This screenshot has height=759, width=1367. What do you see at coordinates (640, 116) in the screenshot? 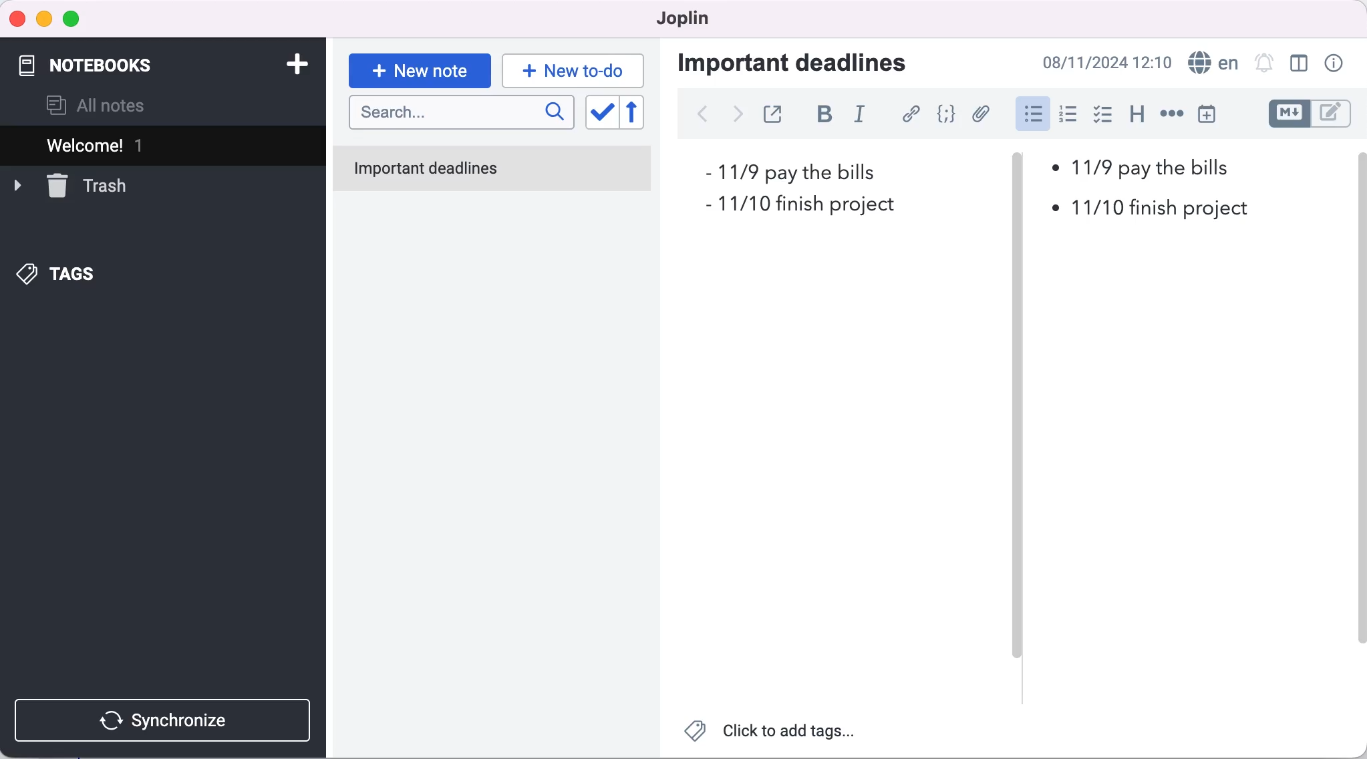
I see `reverse sort order` at bounding box center [640, 116].